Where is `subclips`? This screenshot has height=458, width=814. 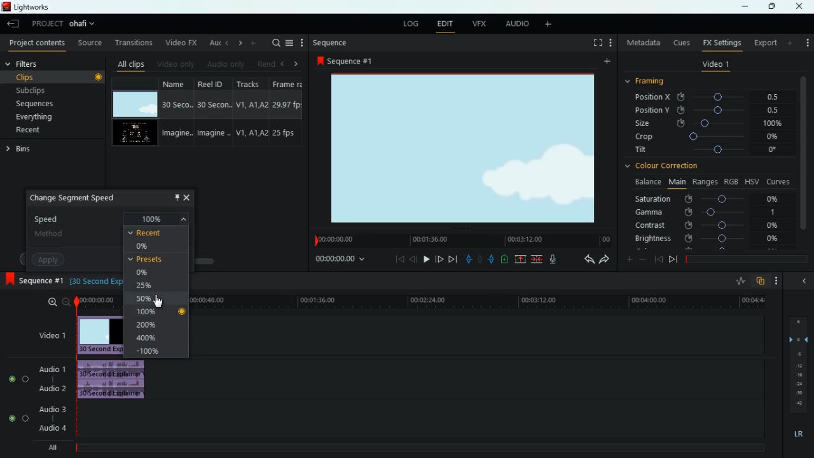
subclips is located at coordinates (50, 89).